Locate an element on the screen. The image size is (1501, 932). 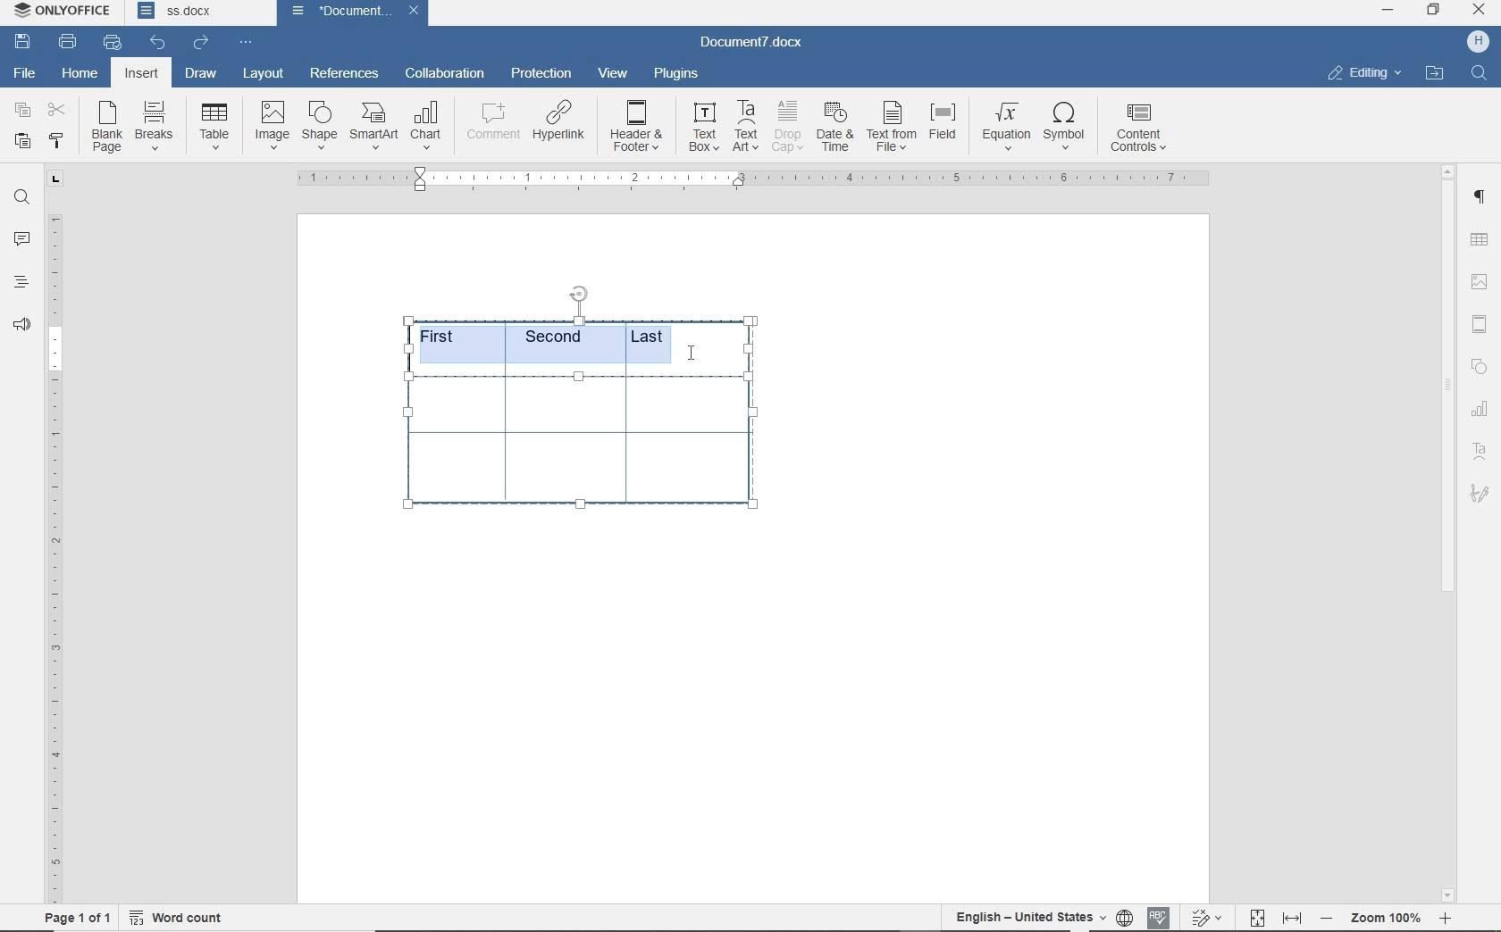
signature is located at coordinates (1481, 496).